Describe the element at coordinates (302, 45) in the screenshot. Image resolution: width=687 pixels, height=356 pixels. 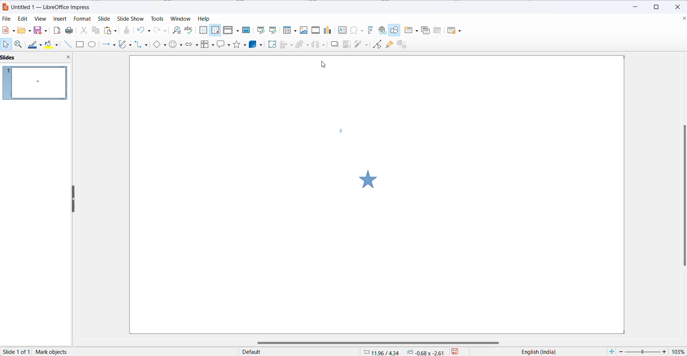
I see `arrange` at that location.